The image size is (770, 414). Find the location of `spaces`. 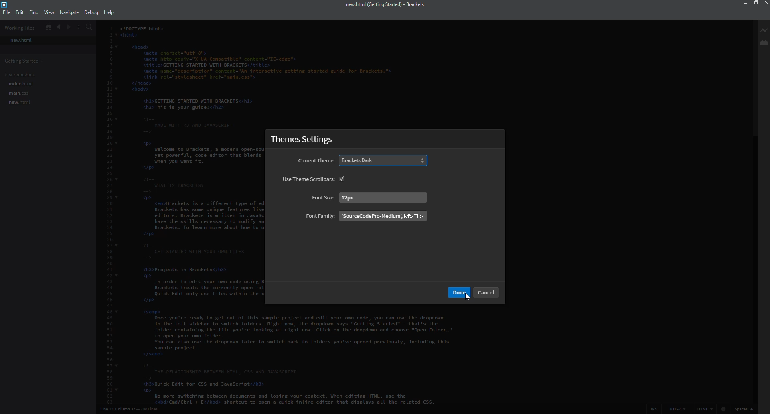

spaces is located at coordinates (743, 409).